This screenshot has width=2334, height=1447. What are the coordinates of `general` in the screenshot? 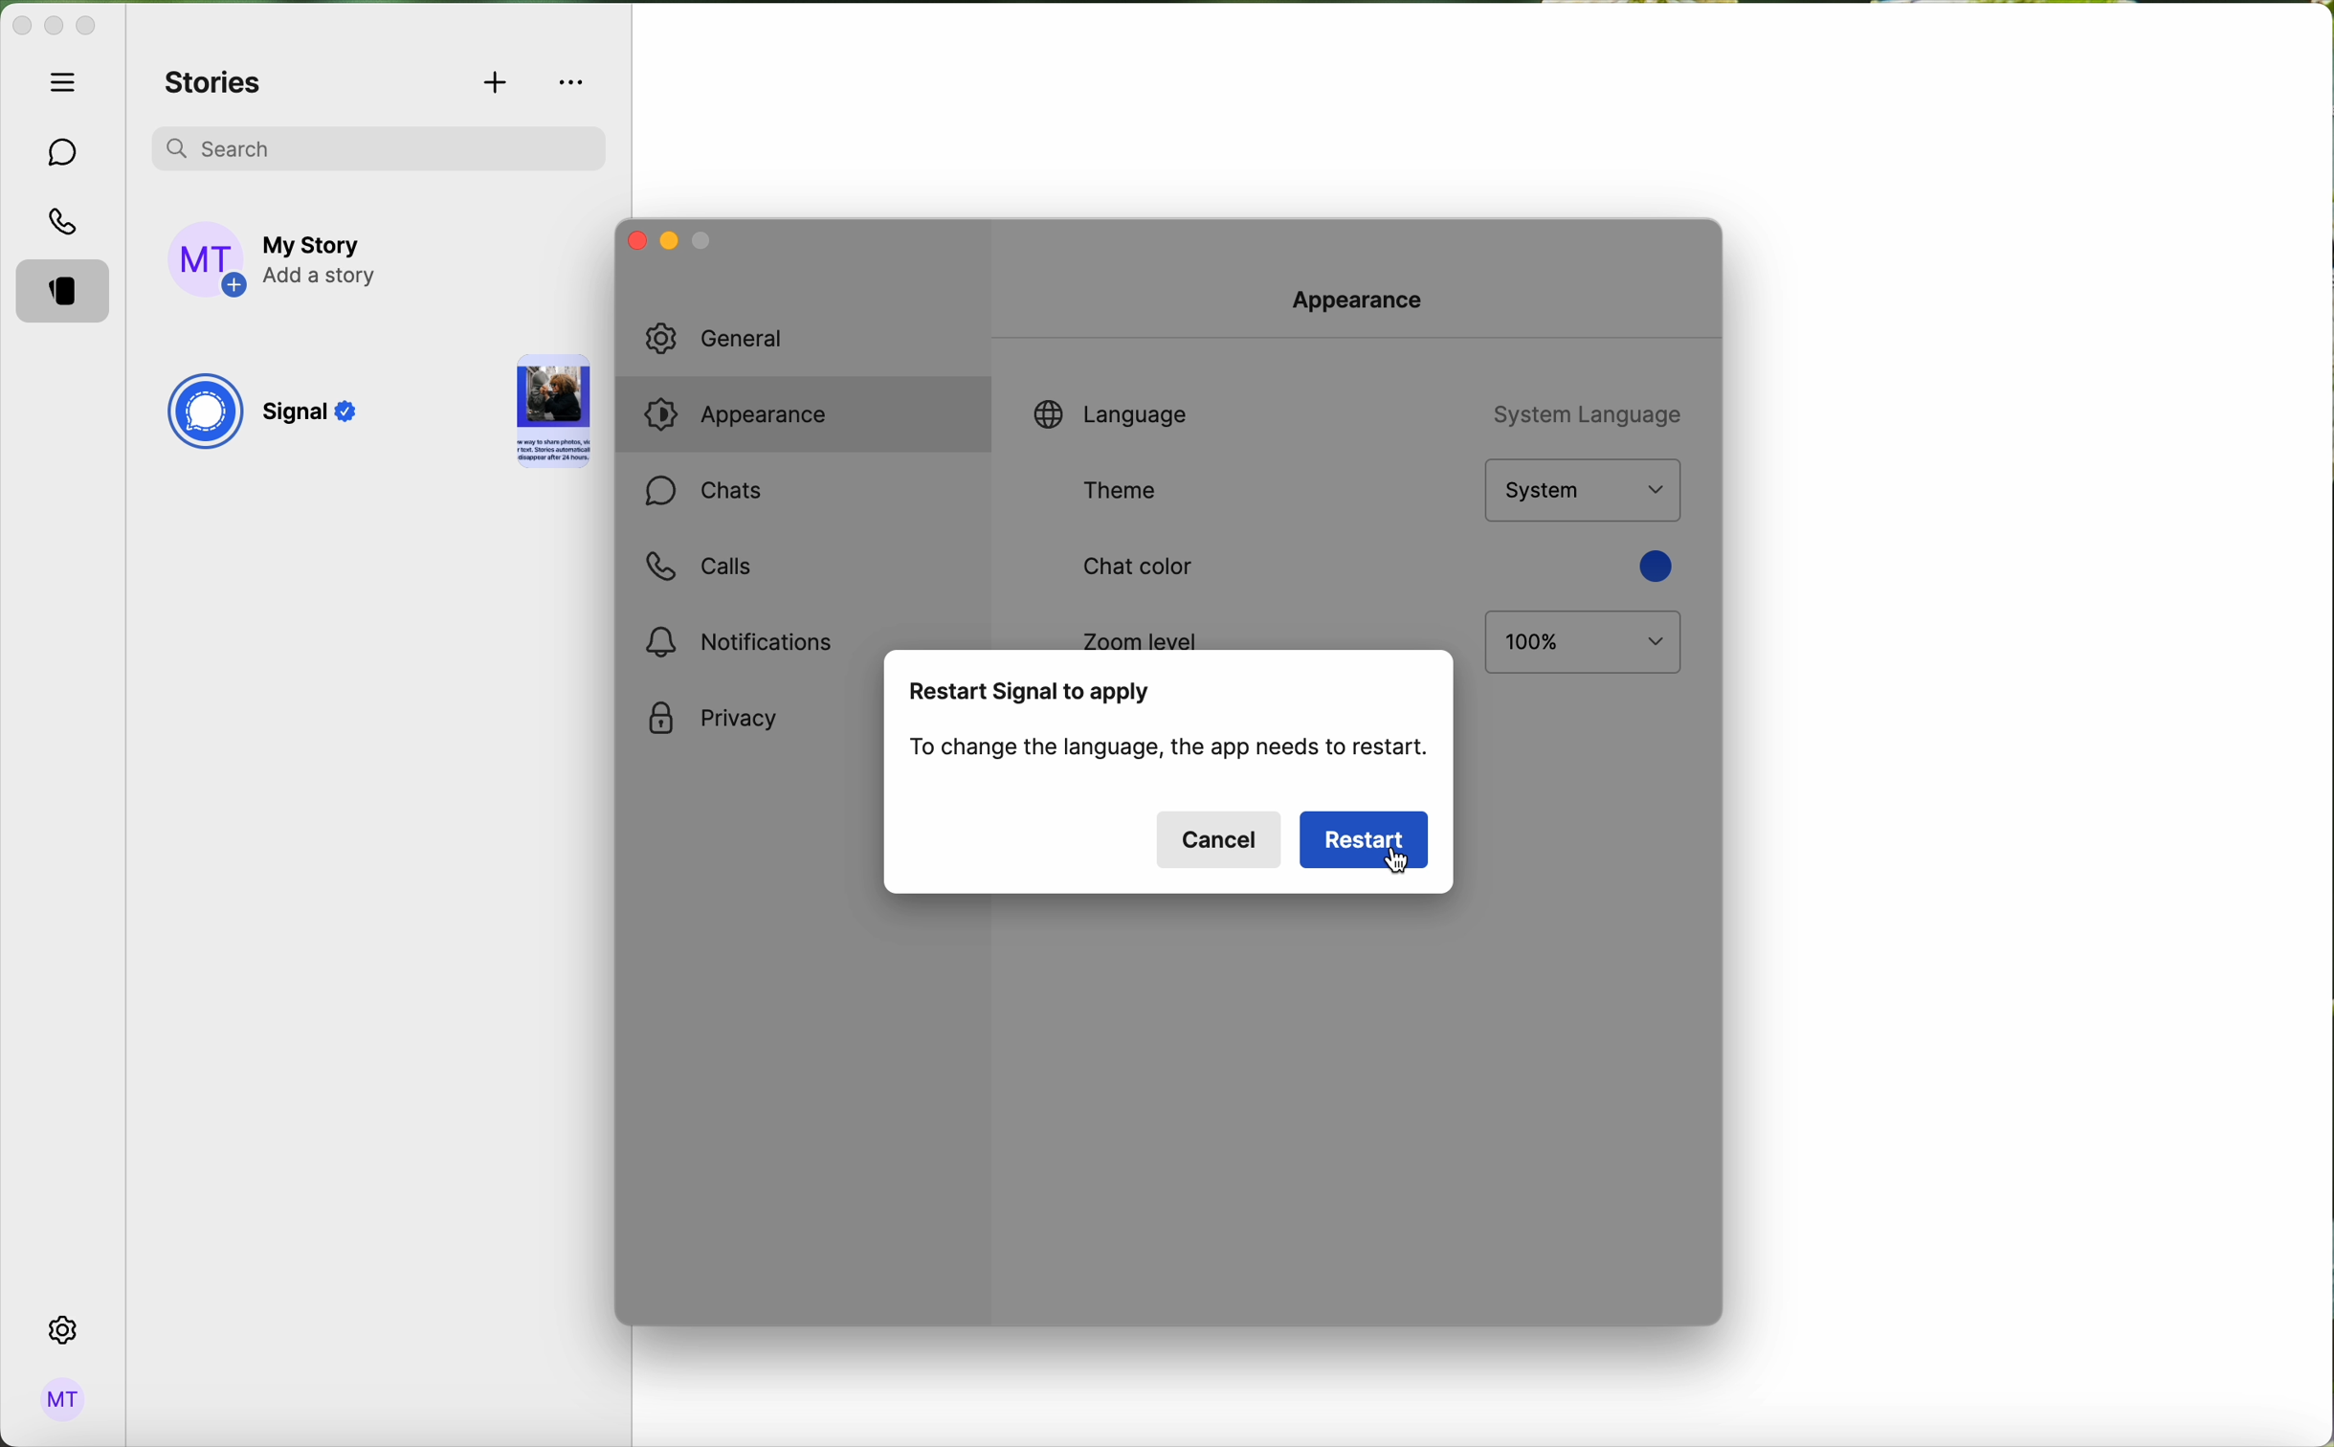 It's located at (738, 339).